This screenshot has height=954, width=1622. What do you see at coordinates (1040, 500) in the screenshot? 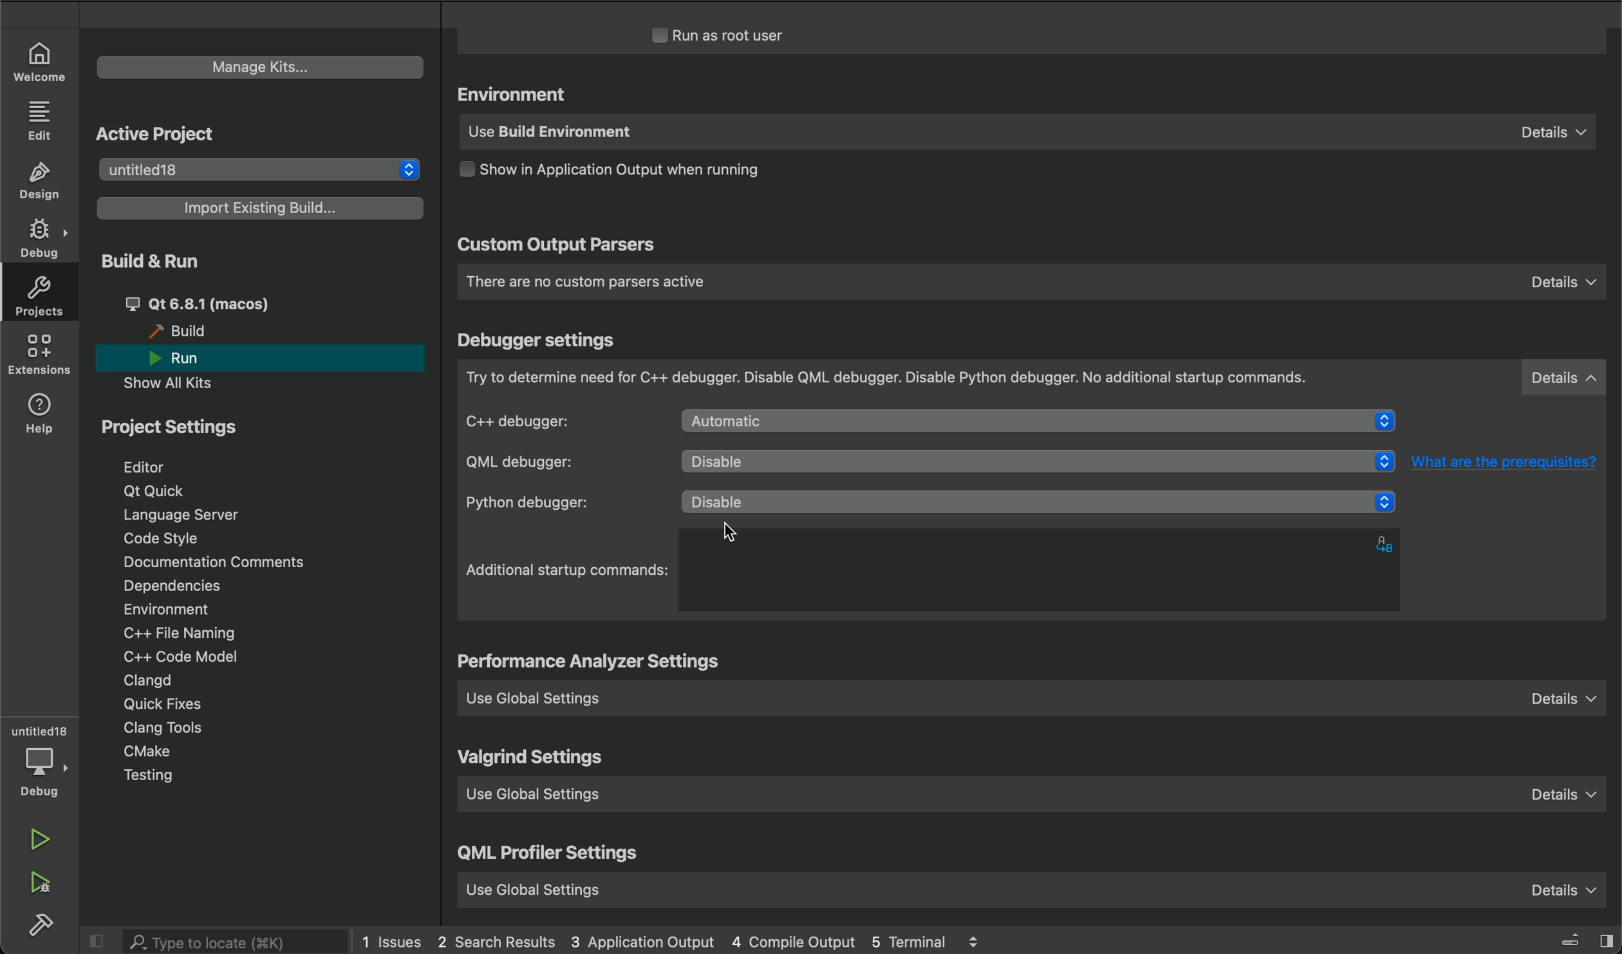
I see `disabled` at bounding box center [1040, 500].